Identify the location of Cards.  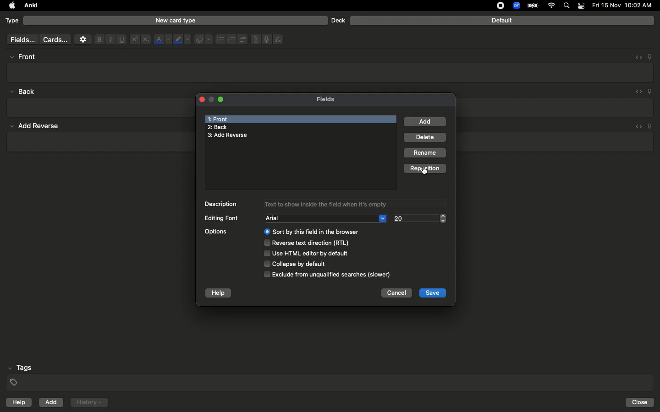
(55, 40).